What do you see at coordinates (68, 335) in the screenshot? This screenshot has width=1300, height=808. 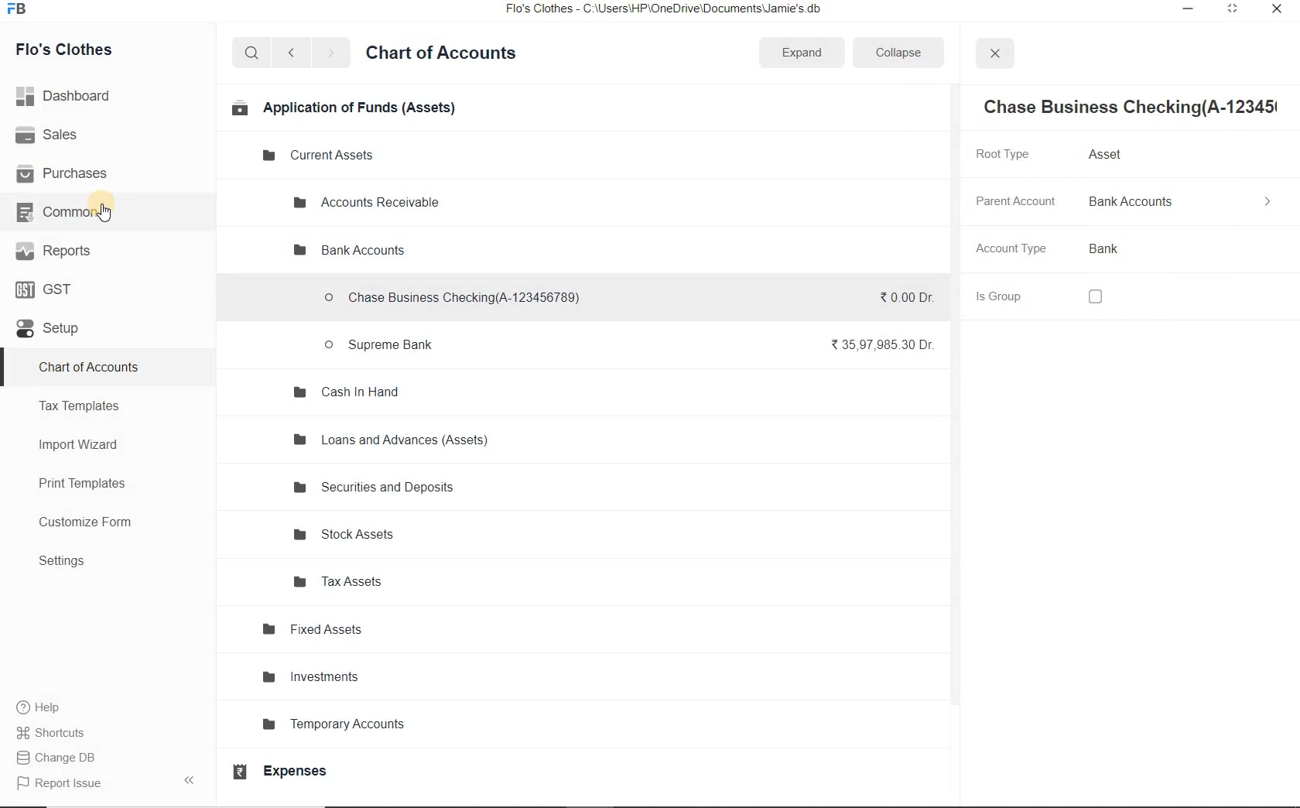 I see `Setup` at bounding box center [68, 335].